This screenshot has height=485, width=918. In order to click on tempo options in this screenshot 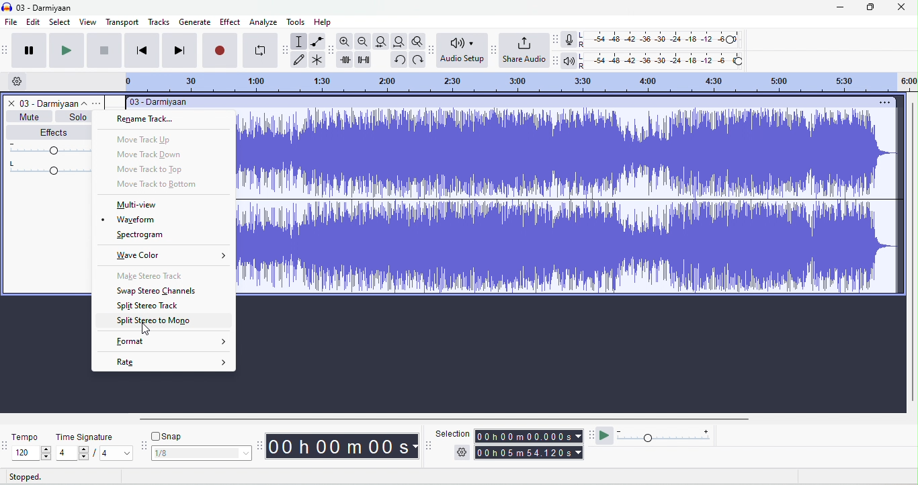, I will do `click(6, 445)`.